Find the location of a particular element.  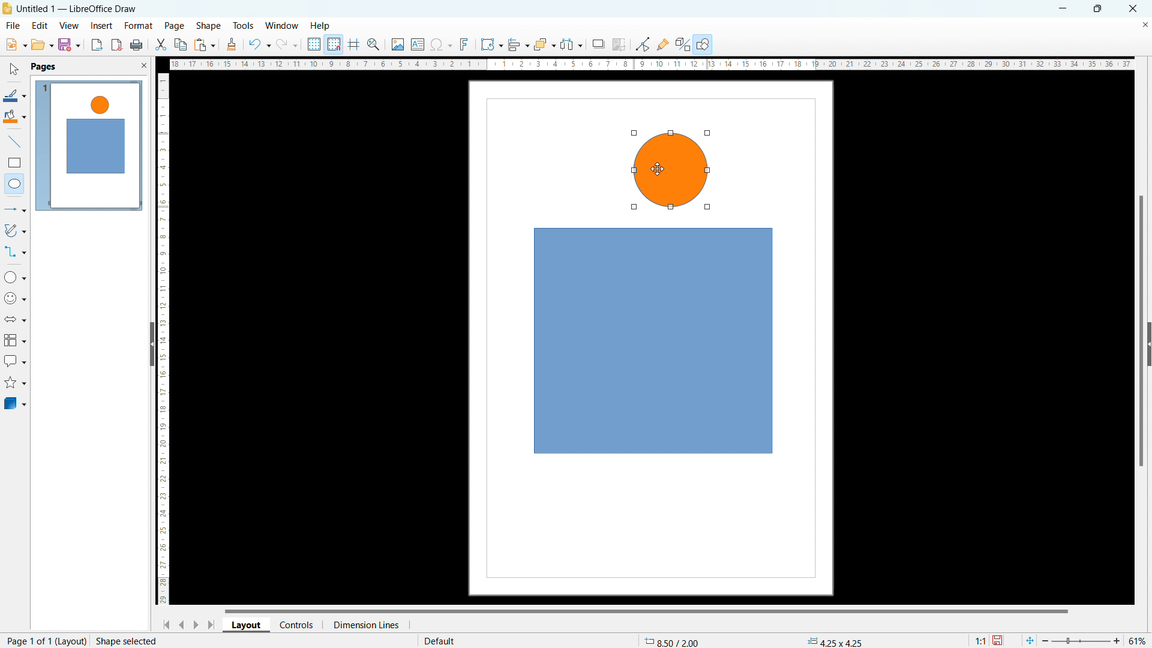

controls is located at coordinates (298, 624).